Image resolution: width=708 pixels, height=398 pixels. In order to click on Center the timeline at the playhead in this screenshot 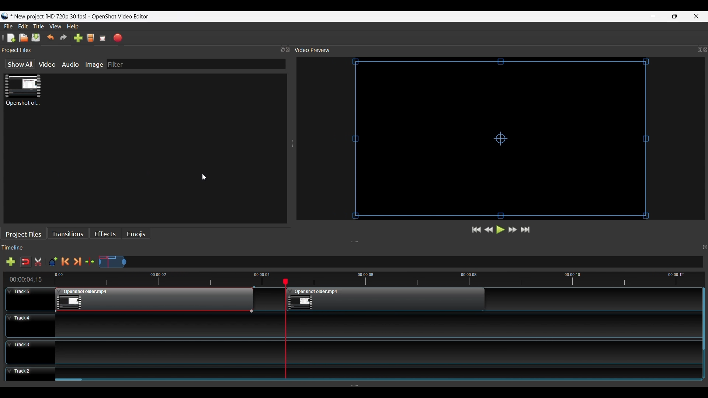, I will do `click(91, 262)`.